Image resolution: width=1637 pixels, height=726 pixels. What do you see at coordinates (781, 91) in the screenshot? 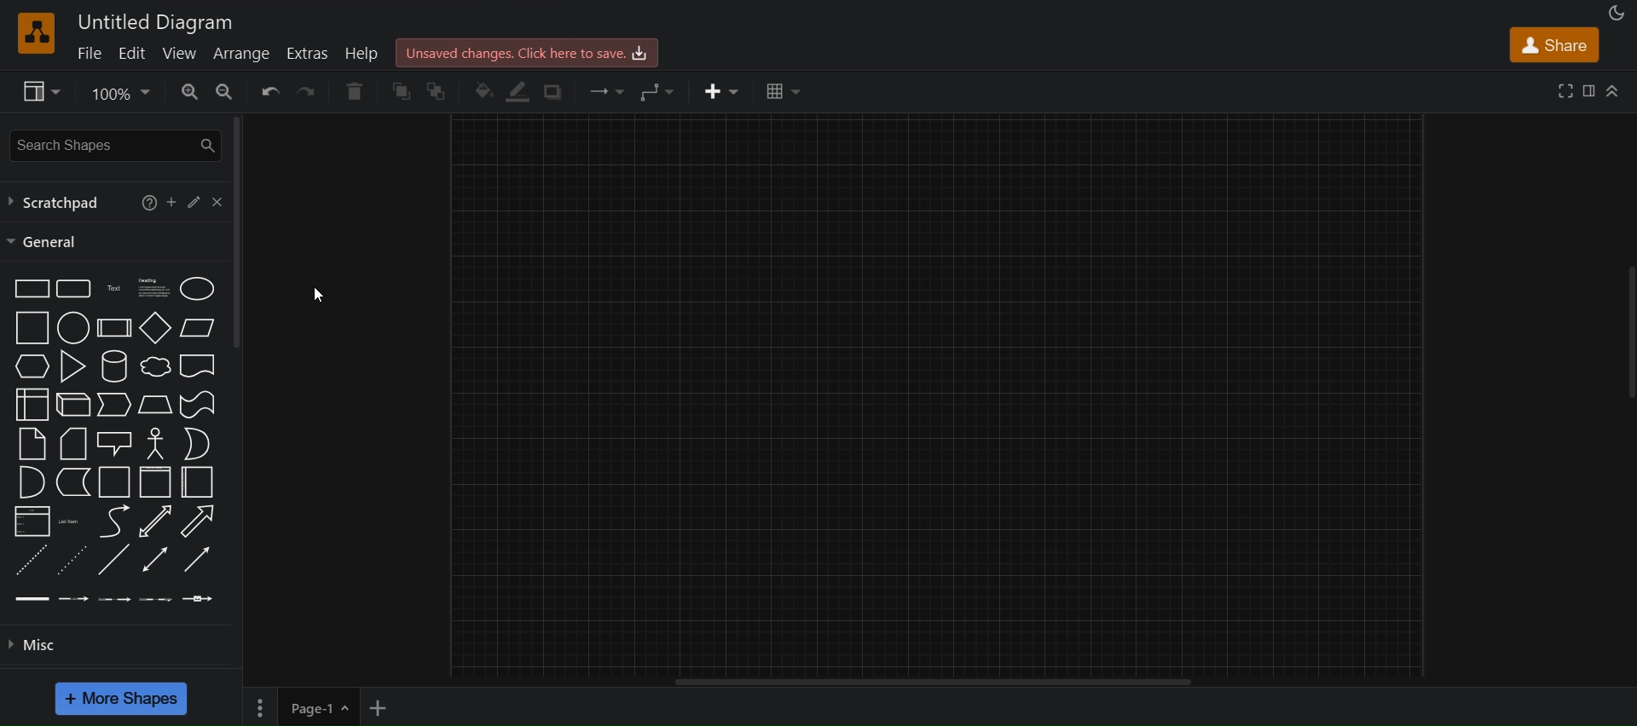
I see `table` at bounding box center [781, 91].